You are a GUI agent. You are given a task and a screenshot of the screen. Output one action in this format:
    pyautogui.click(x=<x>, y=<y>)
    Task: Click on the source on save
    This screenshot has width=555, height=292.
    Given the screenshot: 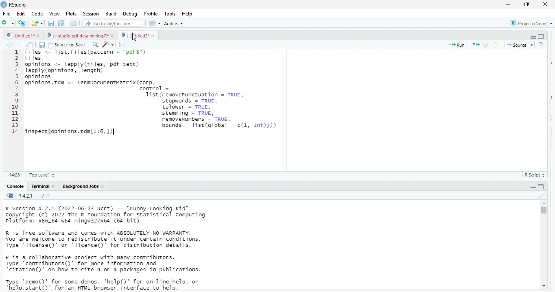 What is the action you would take?
    pyautogui.click(x=68, y=45)
    